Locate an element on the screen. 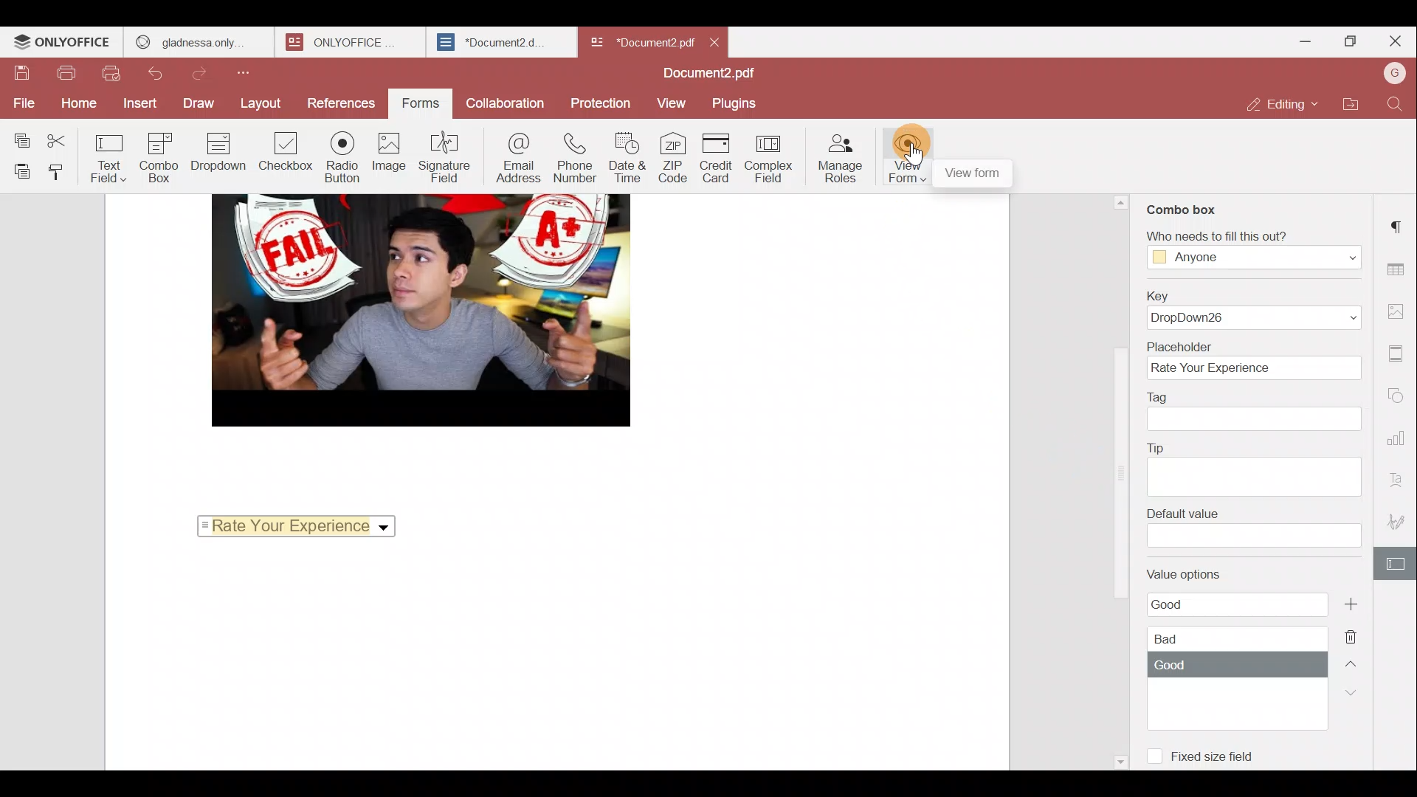 Image resolution: width=1417 pixels, height=797 pixels. Form settings is located at coordinates (1396, 563).